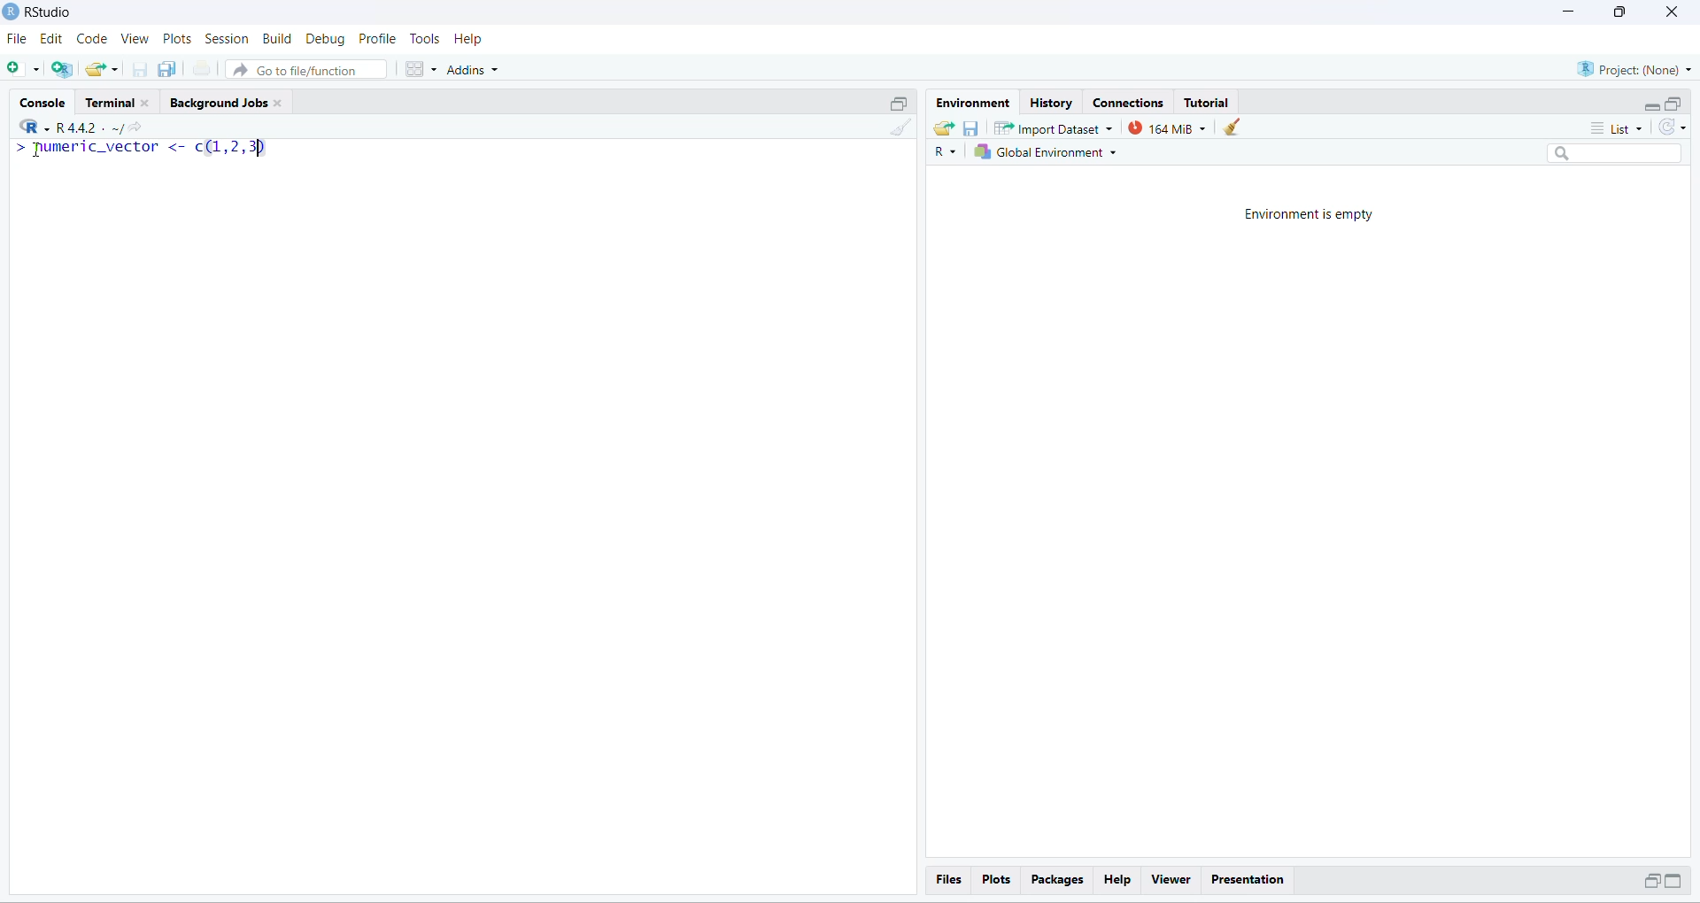  Describe the element at coordinates (58, 127) in the screenshot. I see `"R442` at that location.